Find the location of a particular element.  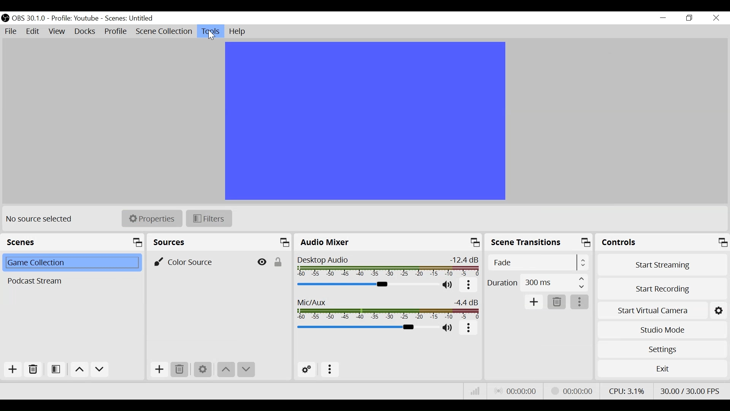

Restore is located at coordinates (689, 18).